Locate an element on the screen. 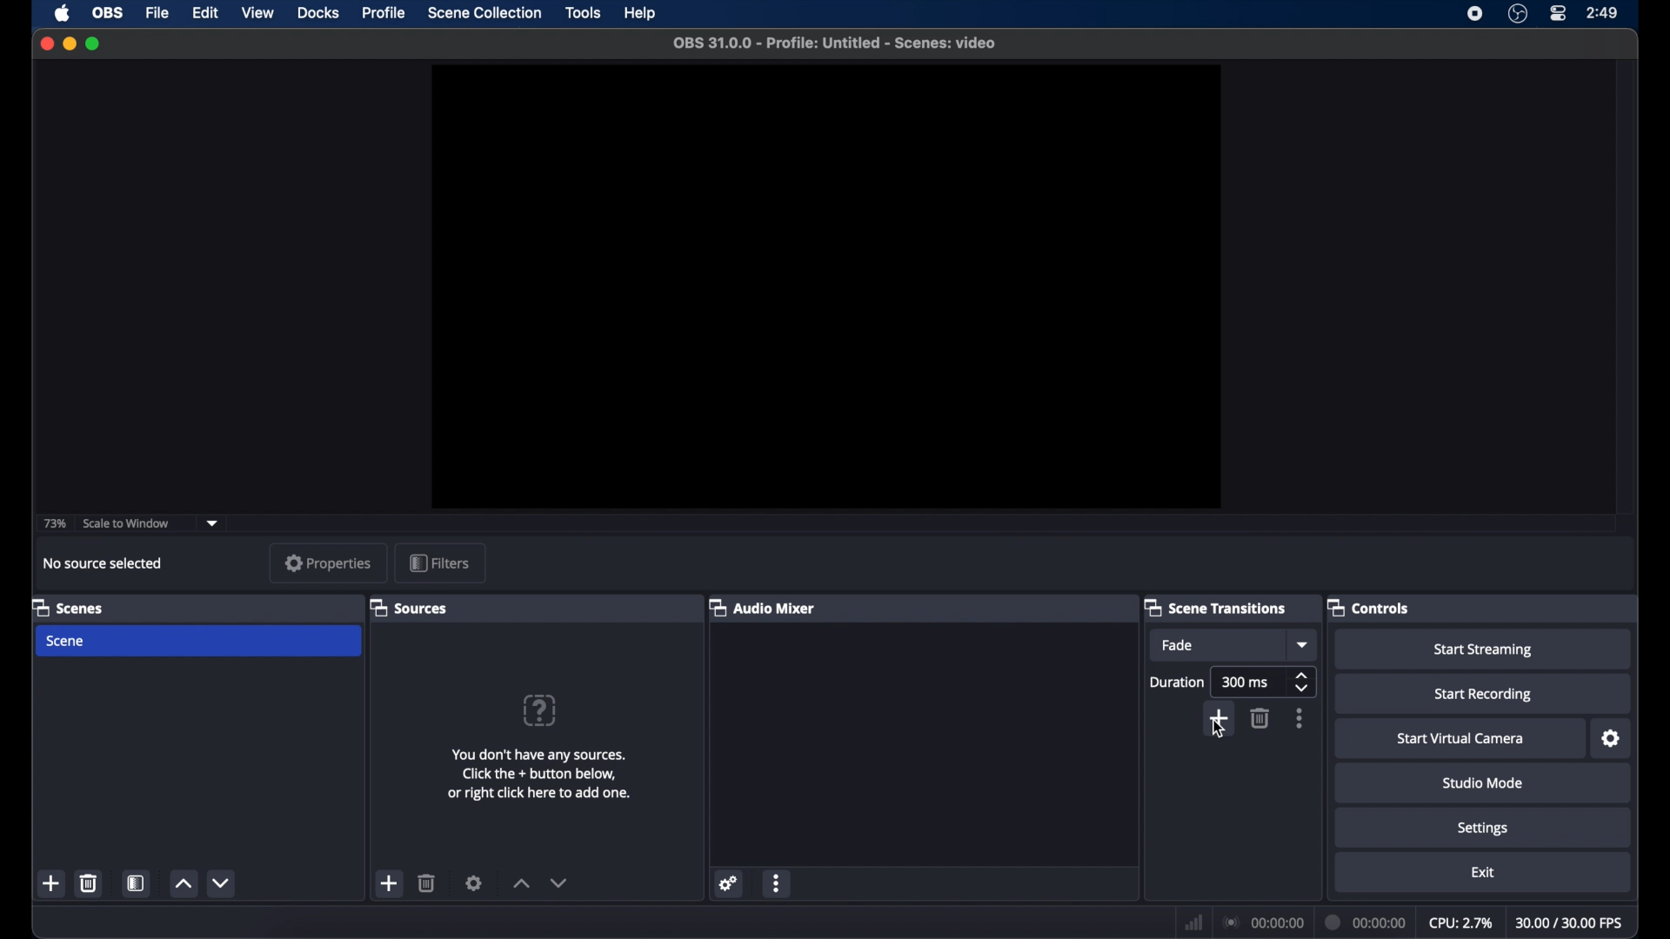  add is located at coordinates (1219, 715).